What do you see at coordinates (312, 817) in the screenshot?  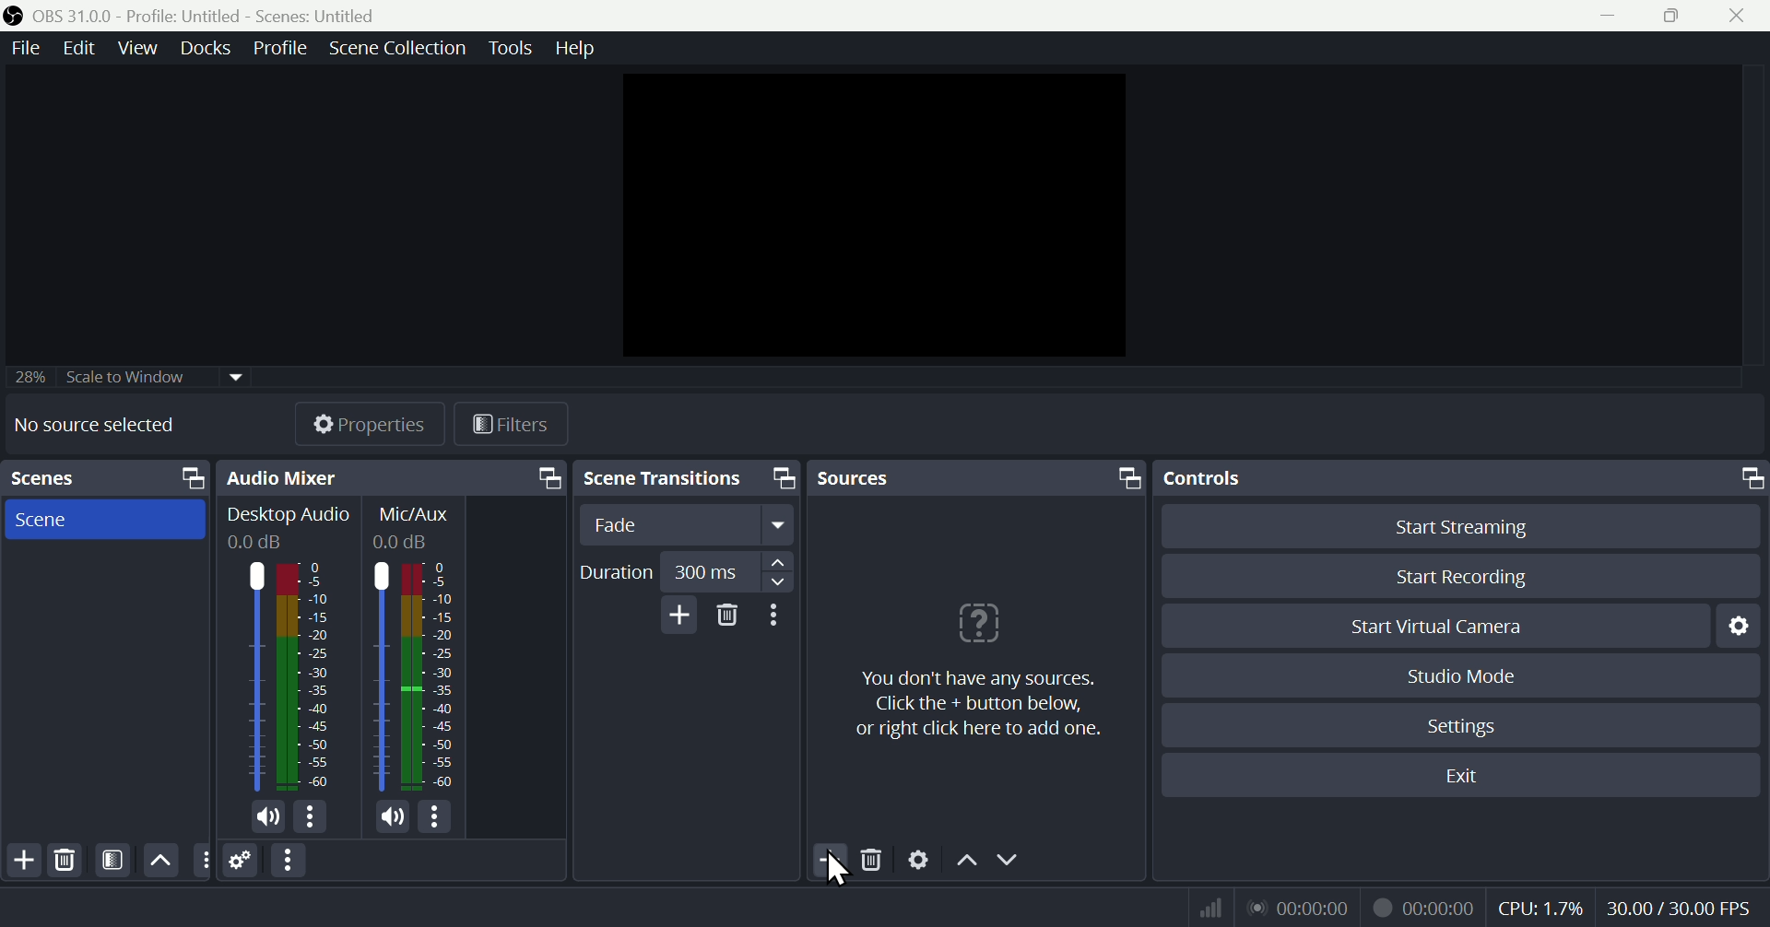 I see `More options` at bounding box center [312, 817].